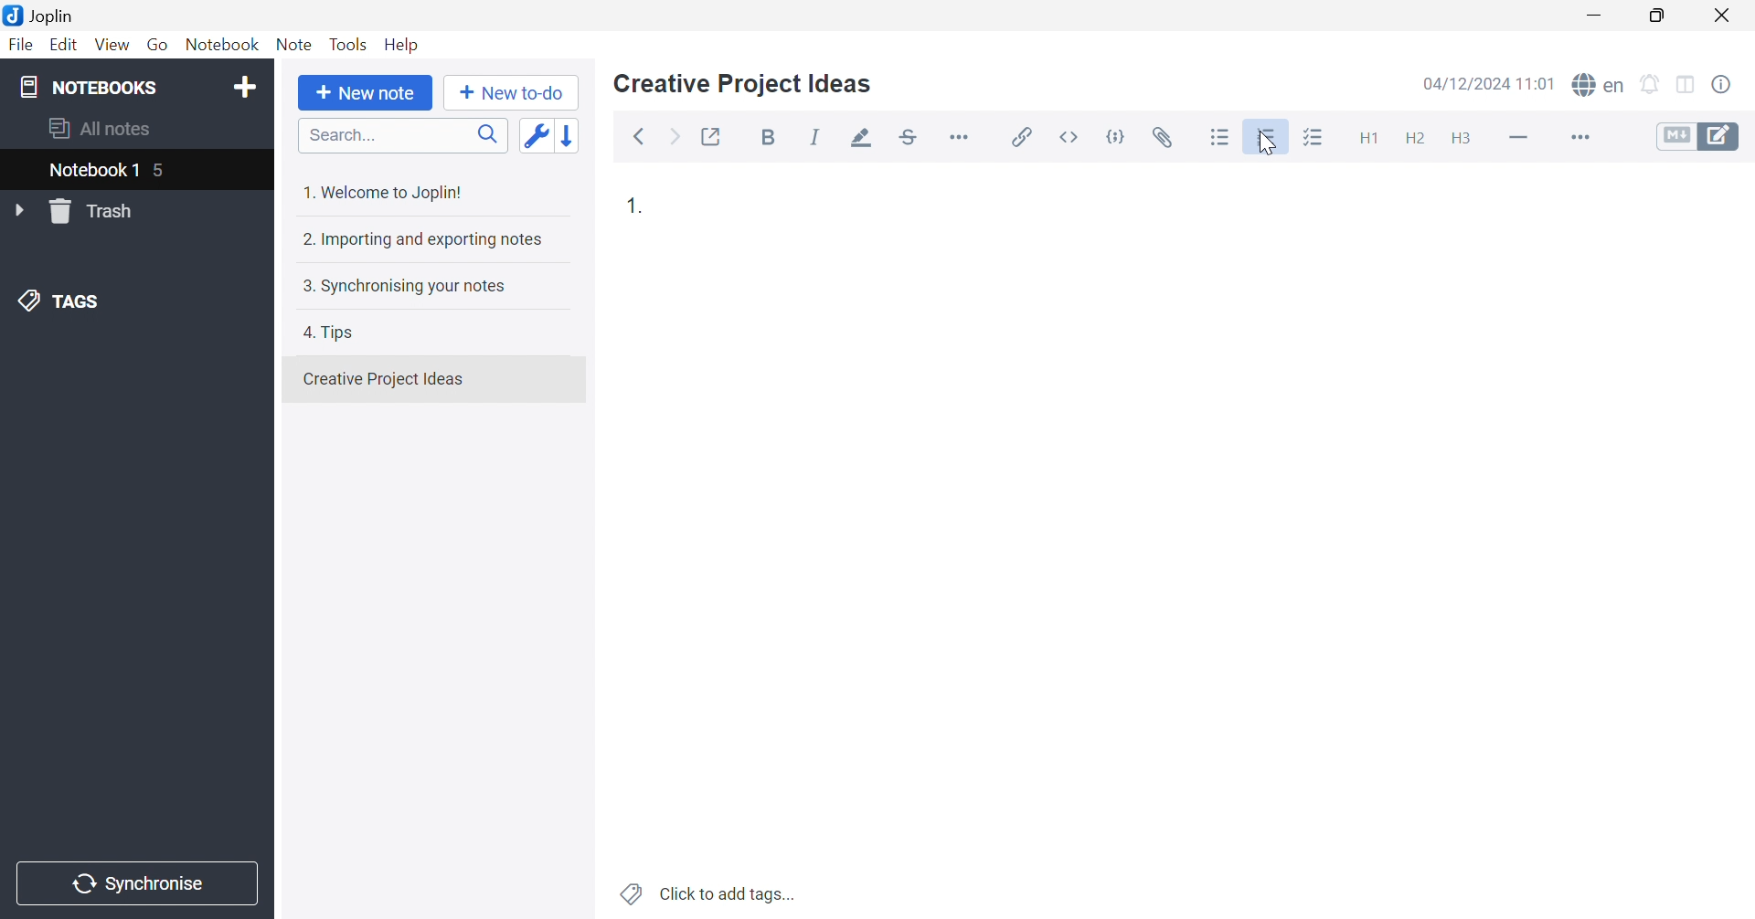 Image resolution: width=1755 pixels, height=919 pixels. I want to click on Restore Down, so click(1665, 17).